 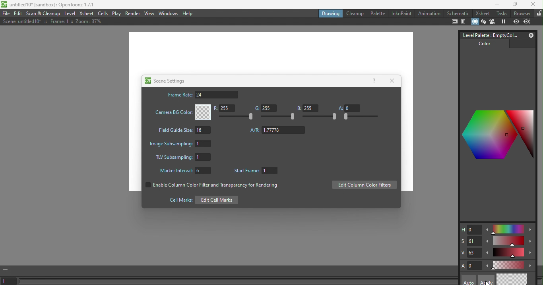 What do you see at coordinates (49, 5) in the screenshot?
I see `File name` at bounding box center [49, 5].